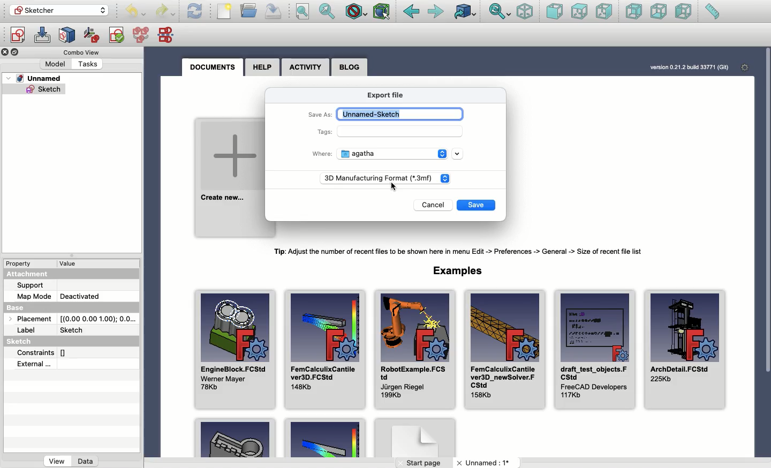  Describe the element at coordinates (45, 352) in the screenshot. I see `Constraints []` at that location.